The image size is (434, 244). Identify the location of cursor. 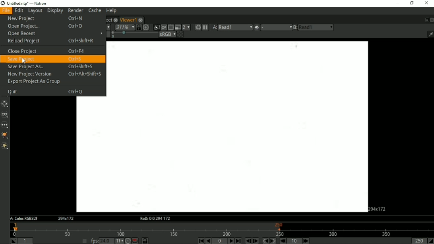
(24, 60).